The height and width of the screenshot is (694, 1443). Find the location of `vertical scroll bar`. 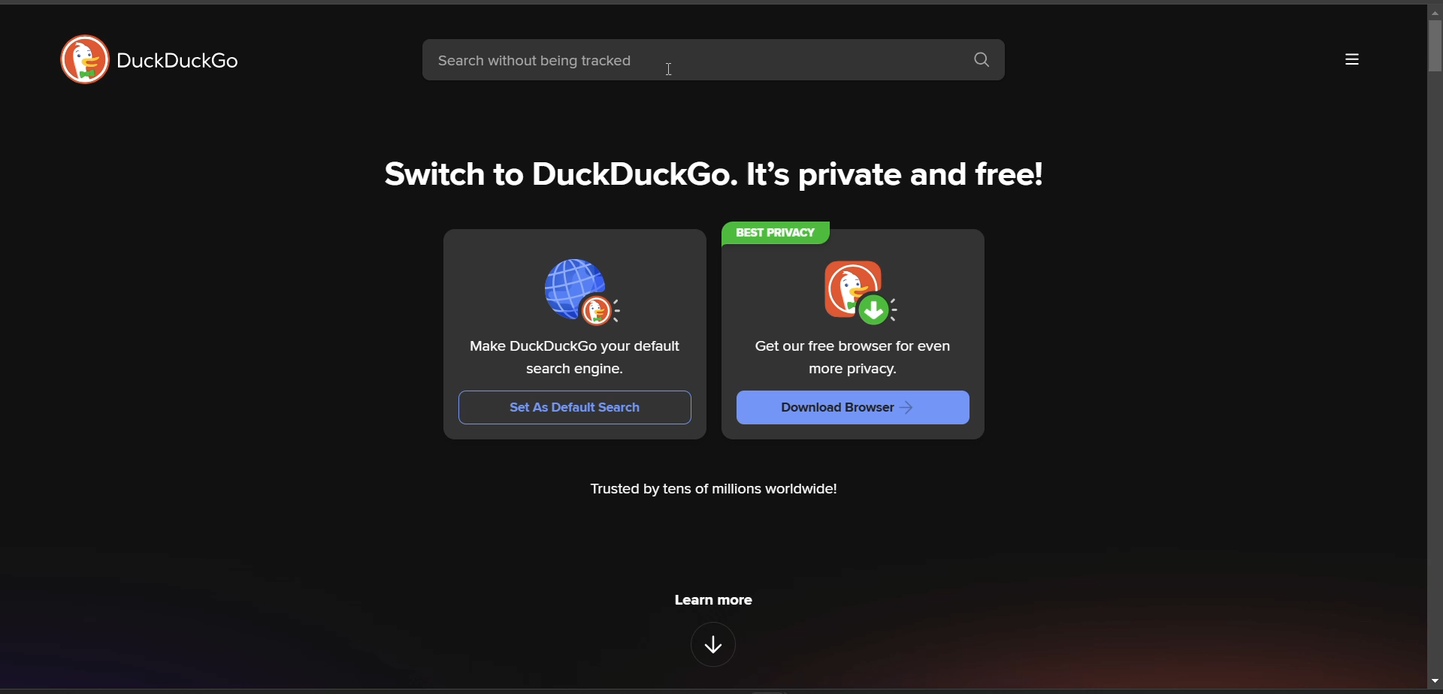

vertical scroll bar is located at coordinates (1434, 346).